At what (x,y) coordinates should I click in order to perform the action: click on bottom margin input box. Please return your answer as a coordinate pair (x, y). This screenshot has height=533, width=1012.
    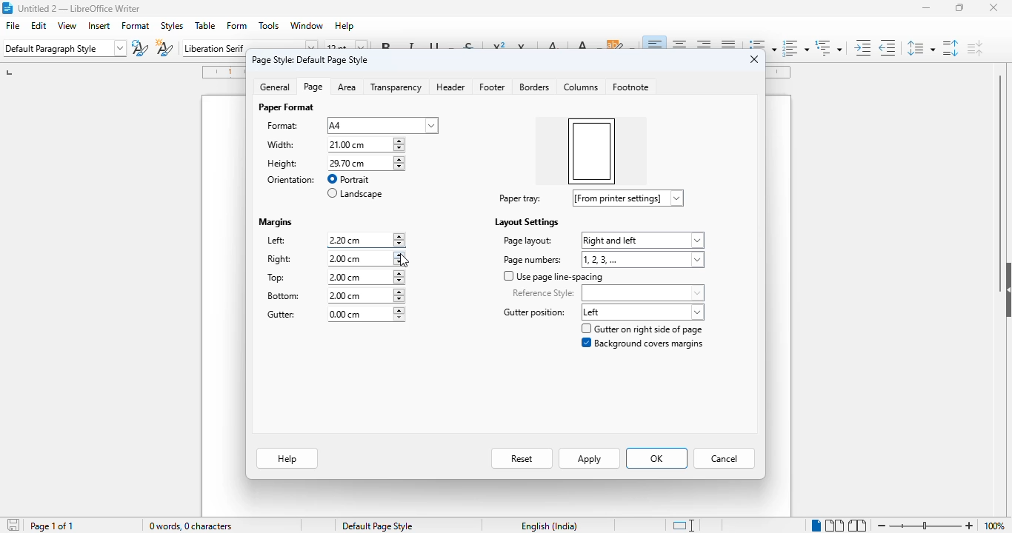
    Looking at the image, I should click on (357, 296).